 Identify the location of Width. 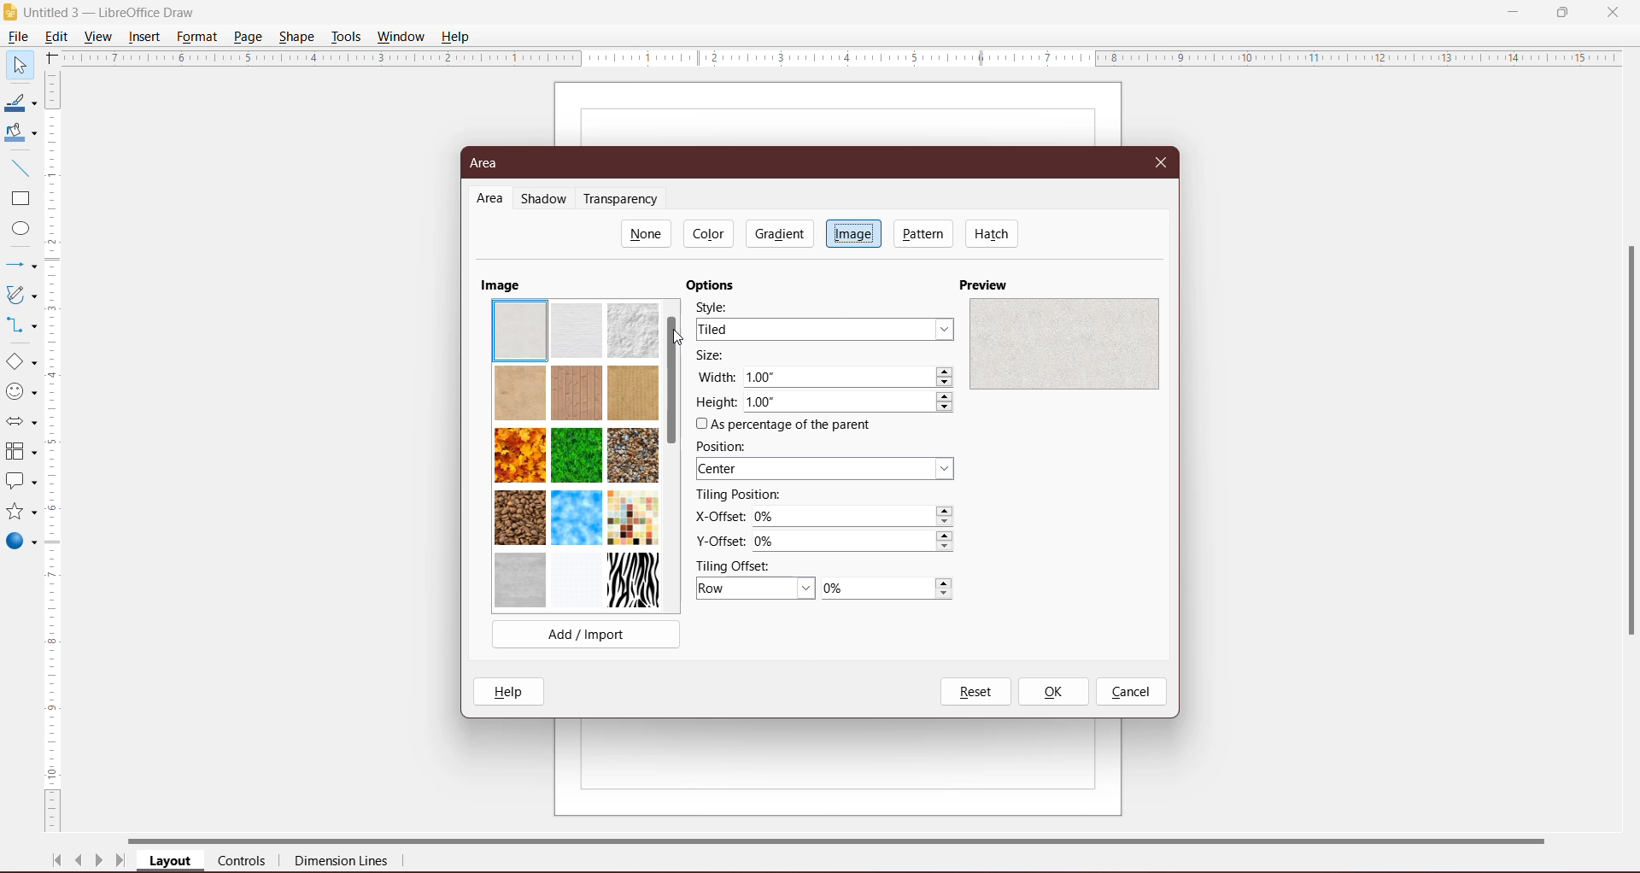
(716, 376).